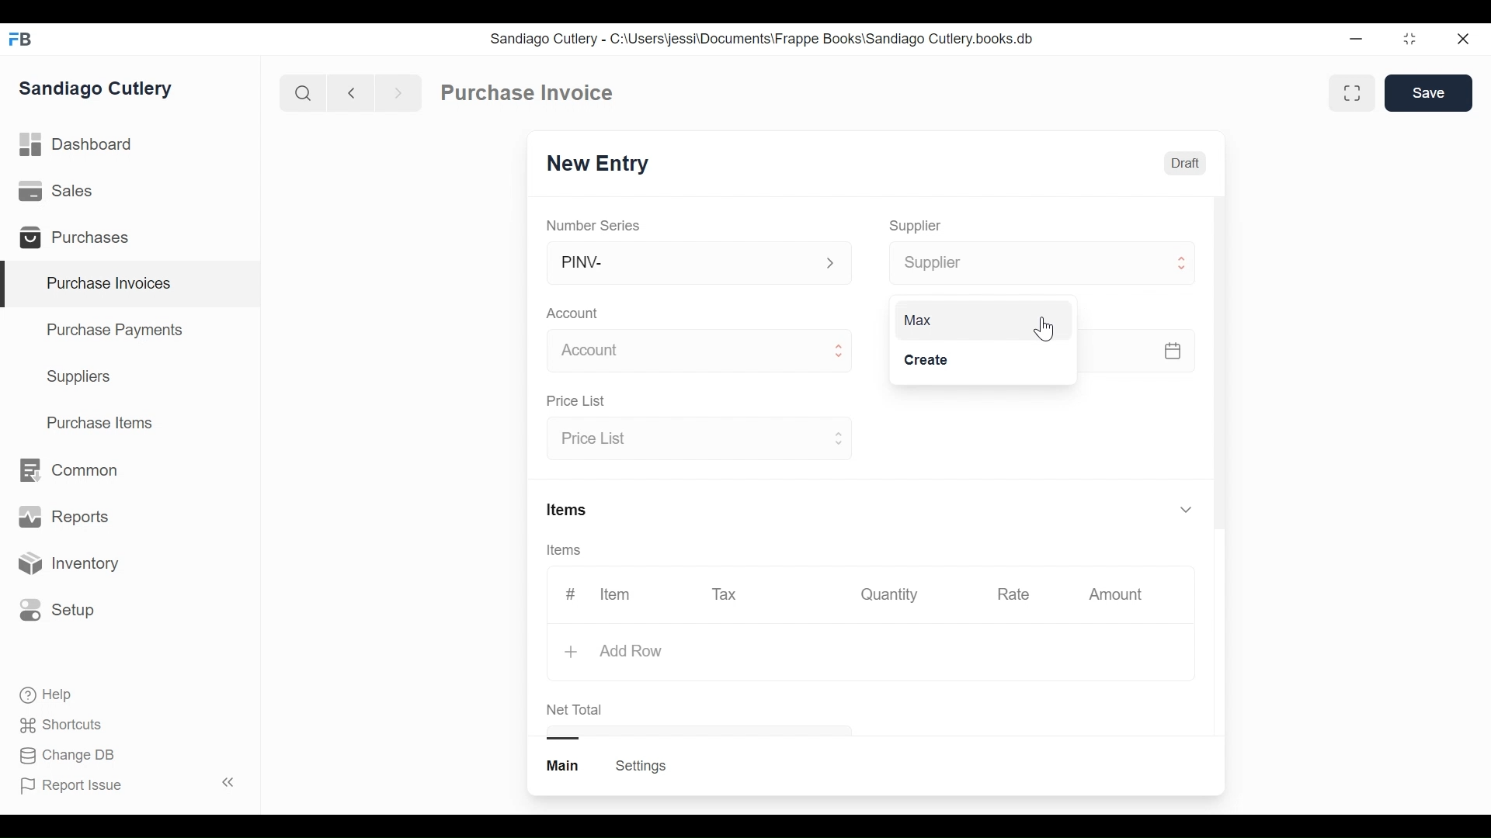 The width and height of the screenshot is (1491, 838). What do you see at coordinates (680, 353) in the screenshot?
I see `Account` at bounding box center [680, 353].